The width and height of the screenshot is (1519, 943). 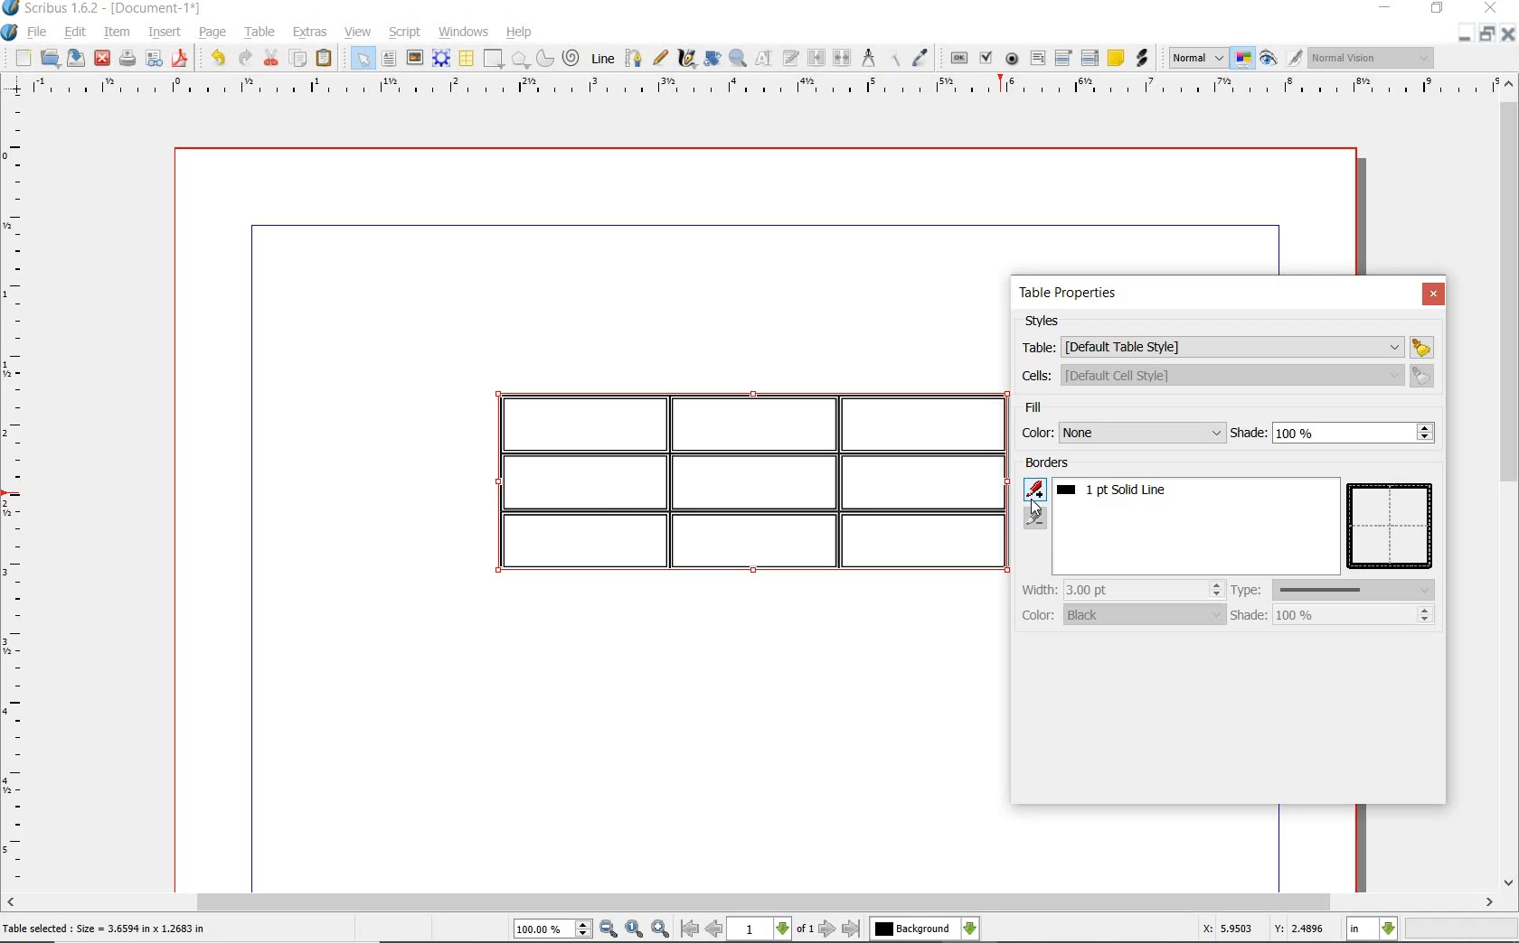 I want to click on table properties, so click(x=1070, y=295).